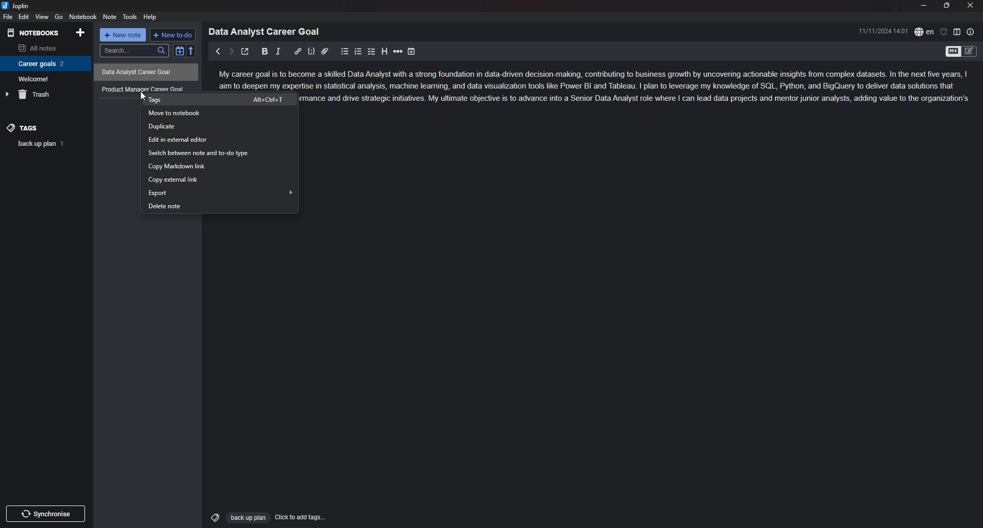  Describe the element at coordinates (231, 52) in the screenshot. I see `next` at that location.